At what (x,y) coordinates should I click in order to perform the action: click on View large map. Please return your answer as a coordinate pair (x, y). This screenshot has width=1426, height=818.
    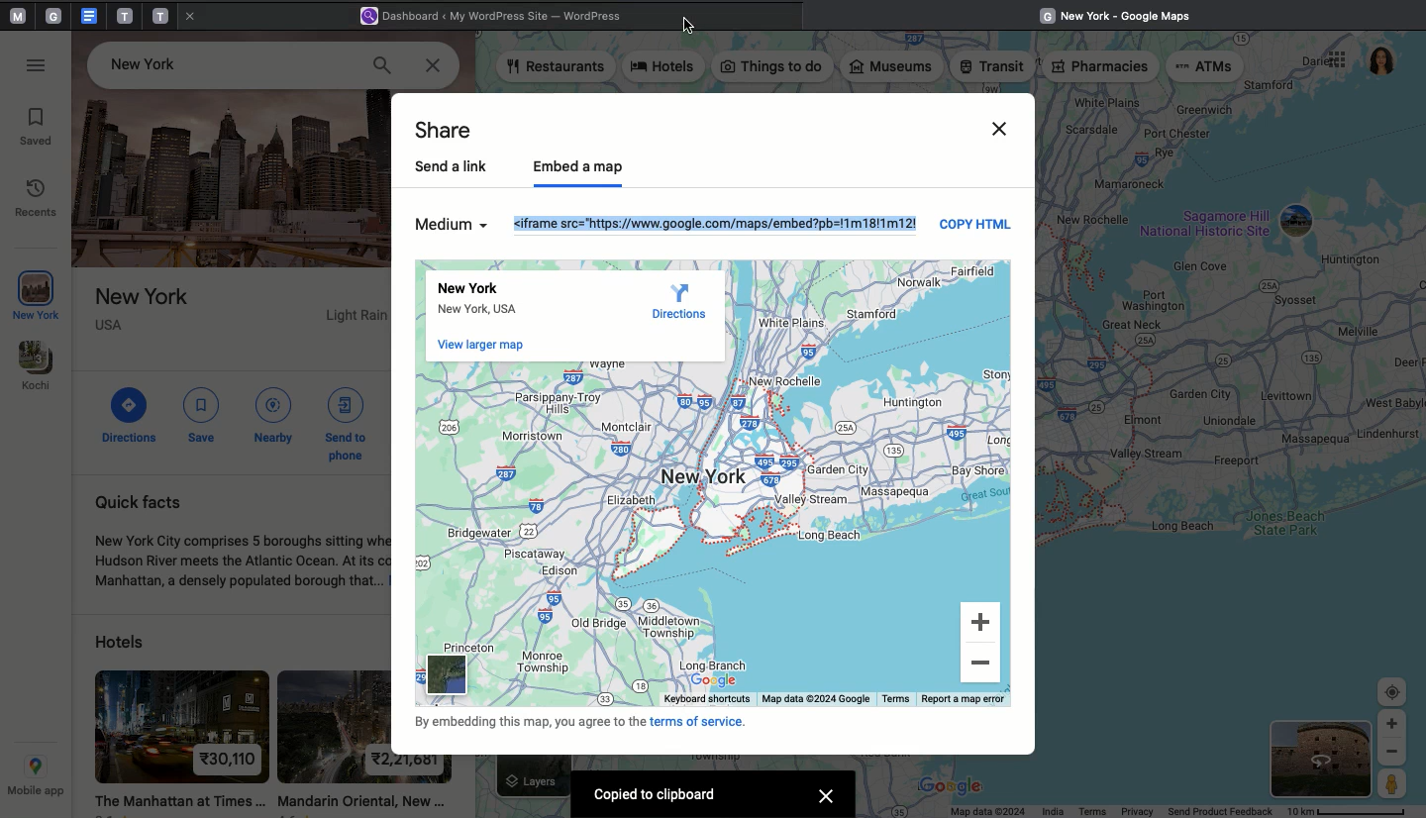
    Looking at the image, I should click on (486, 348).